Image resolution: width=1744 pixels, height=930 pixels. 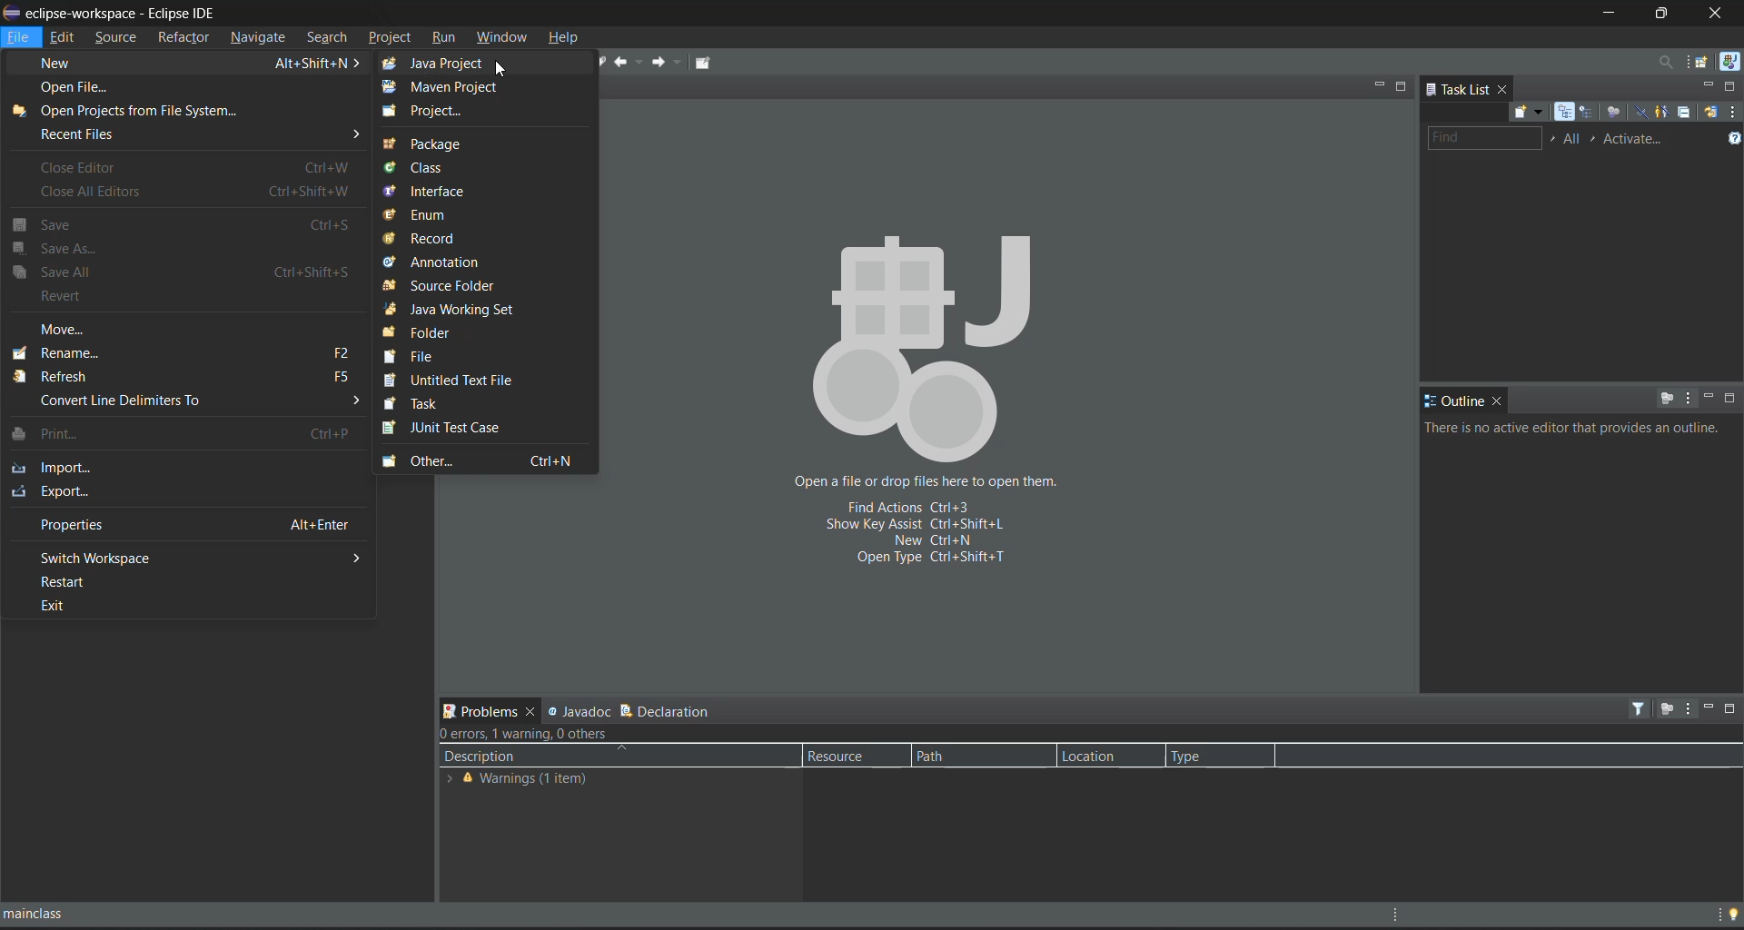 What do you see at coordinates (1729, 62) in the screenshot?
I see `java` at bounding box center [1729, 62].